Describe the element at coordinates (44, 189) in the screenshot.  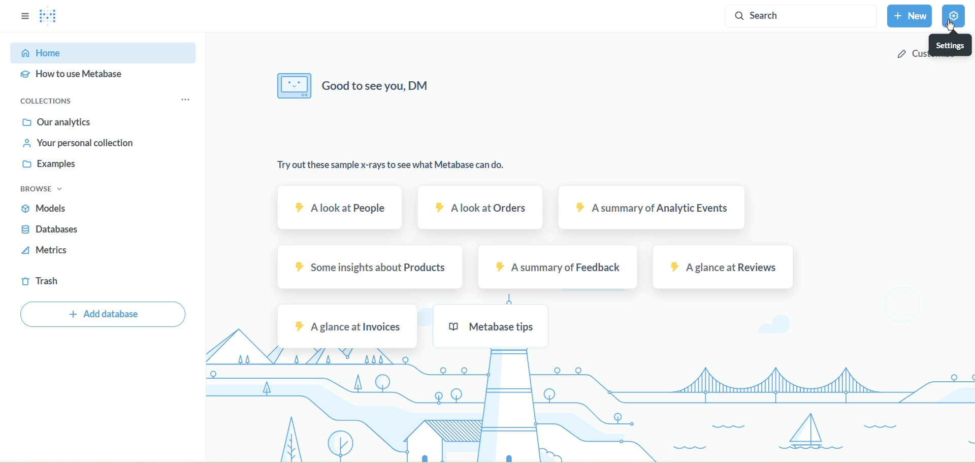
I see `browse` at that location.